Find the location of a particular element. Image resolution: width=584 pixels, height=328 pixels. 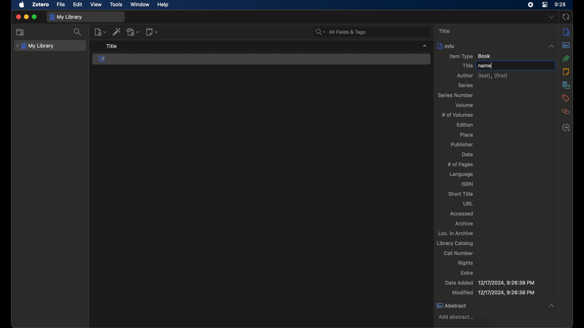

attachments is located at coordinates (566, 59).